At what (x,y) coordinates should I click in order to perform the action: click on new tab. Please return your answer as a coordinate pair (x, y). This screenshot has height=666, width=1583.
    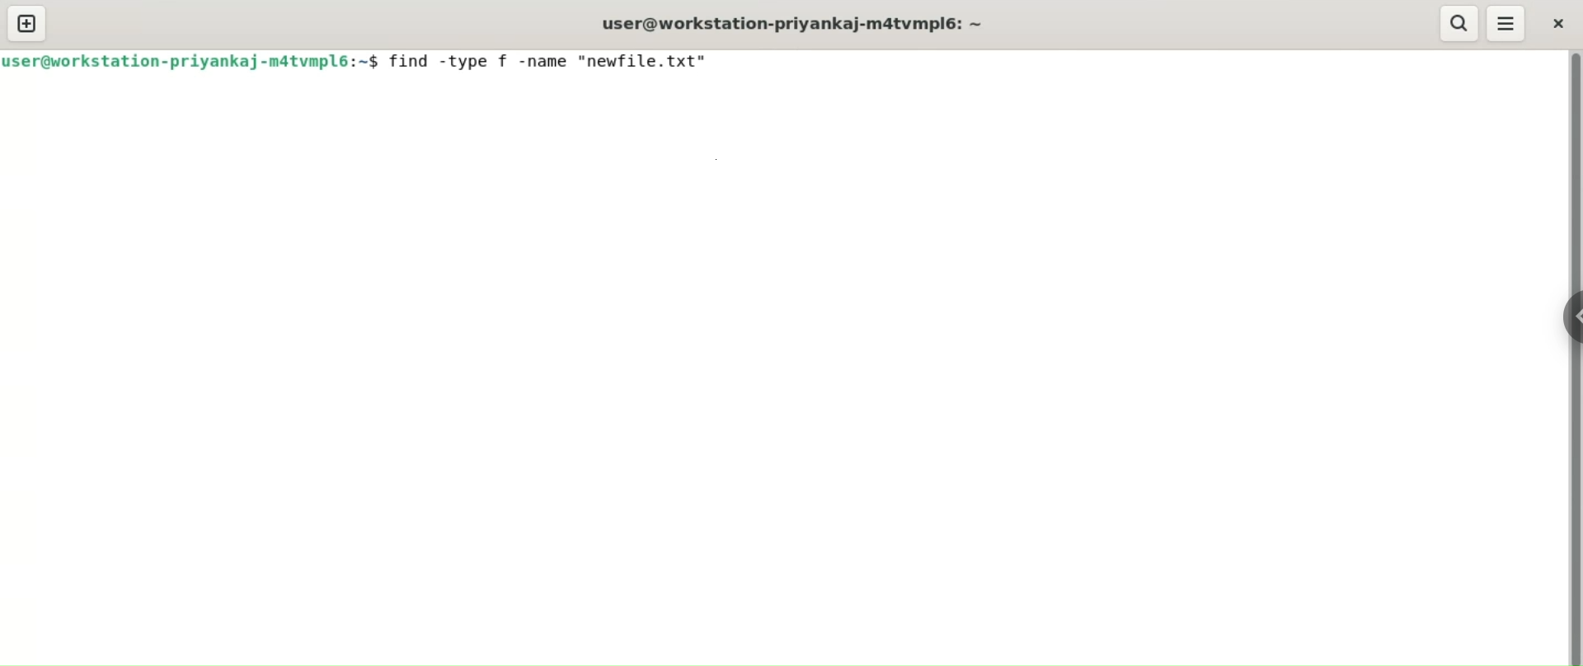
    Looking at the image, I should click on (26, 22).